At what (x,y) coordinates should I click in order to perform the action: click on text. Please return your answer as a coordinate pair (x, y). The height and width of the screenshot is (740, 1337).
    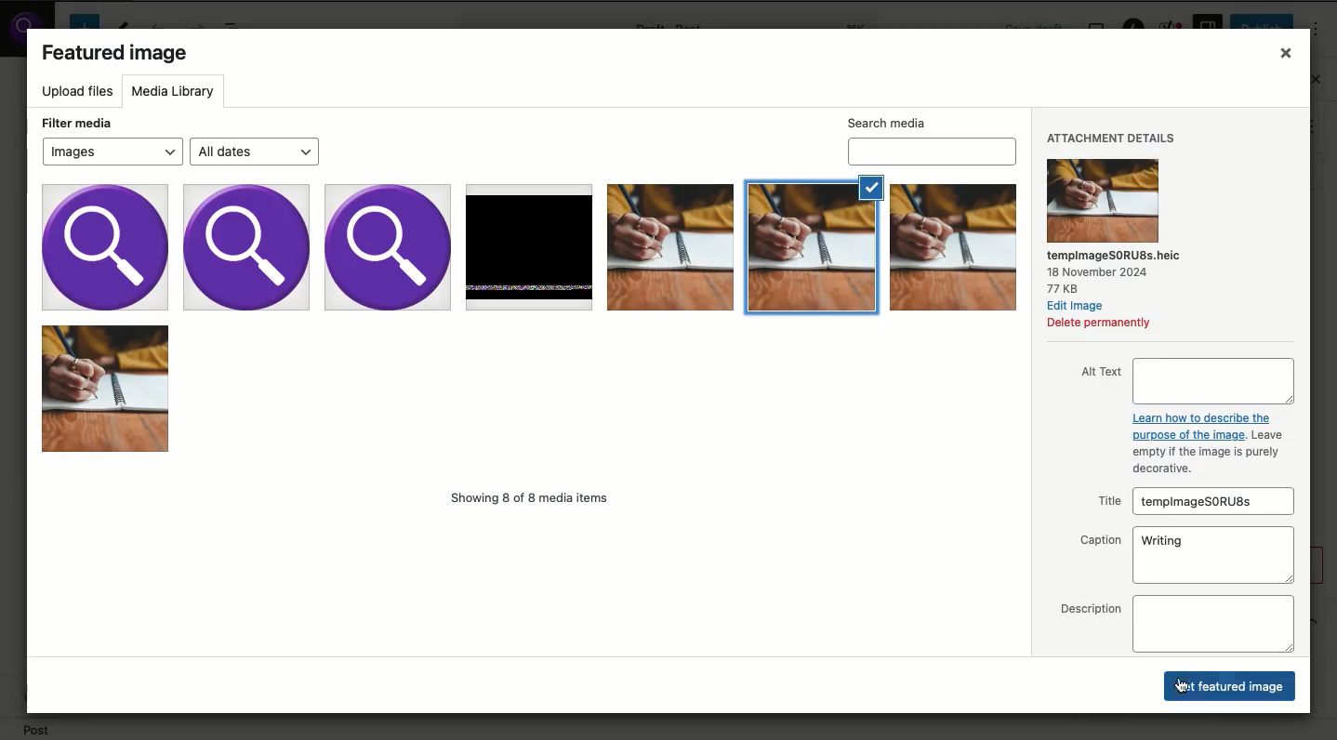
    Looking at the image, I should click on (1091, 608).